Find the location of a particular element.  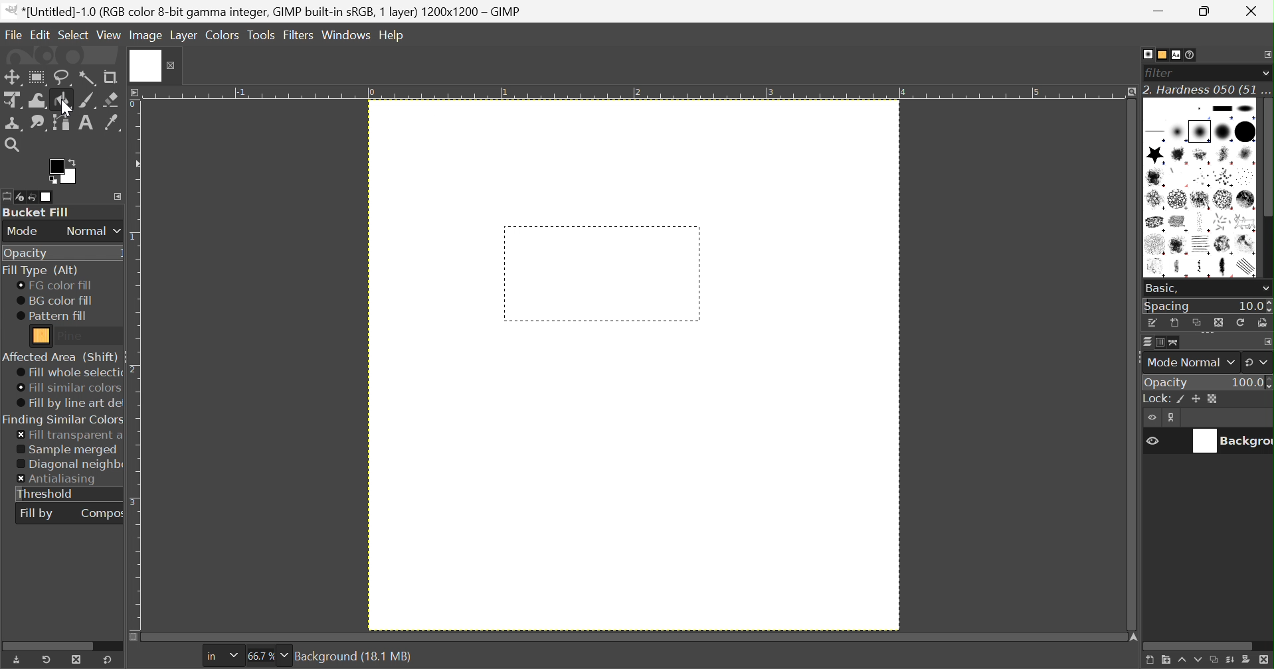

Acrylic 02 is located at coordinates (1201, 155).